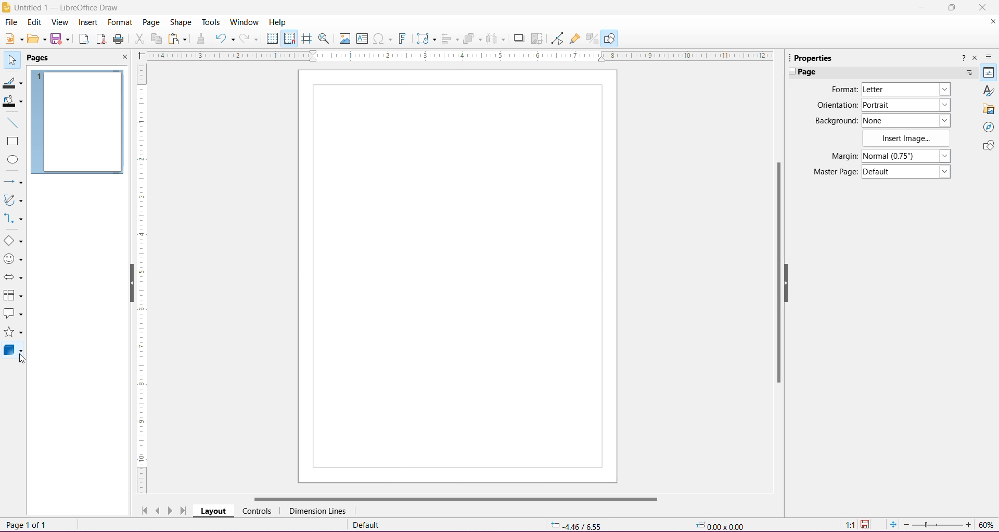  What do you see at coordinates (201, 39) in the screenshot?
I see `Clone Formatting` at bounding box center [201, 39].